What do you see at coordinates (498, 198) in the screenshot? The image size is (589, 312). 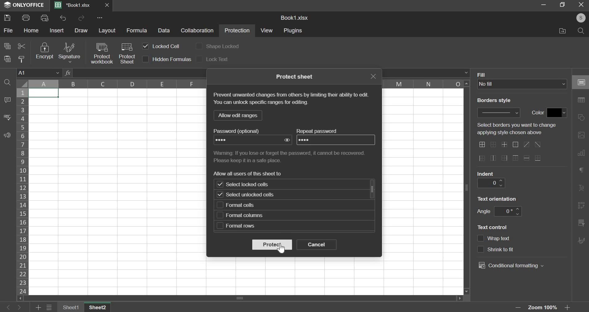 I see `text` at bounding box center [498, 198].